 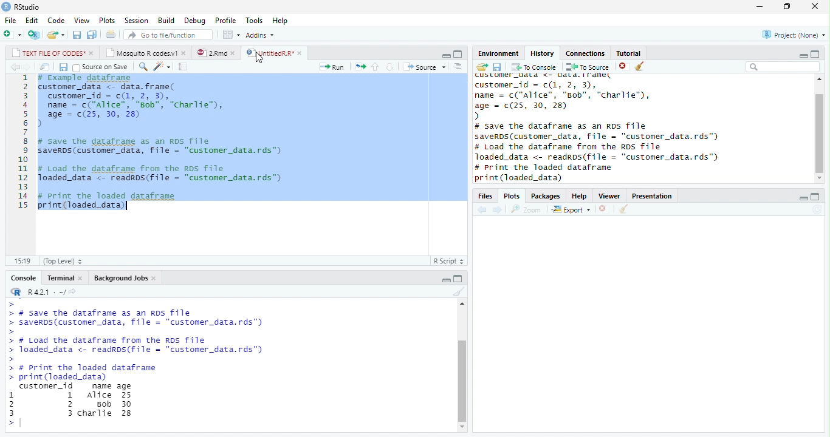 I want to click on To Console, so click(x=533, y=67).